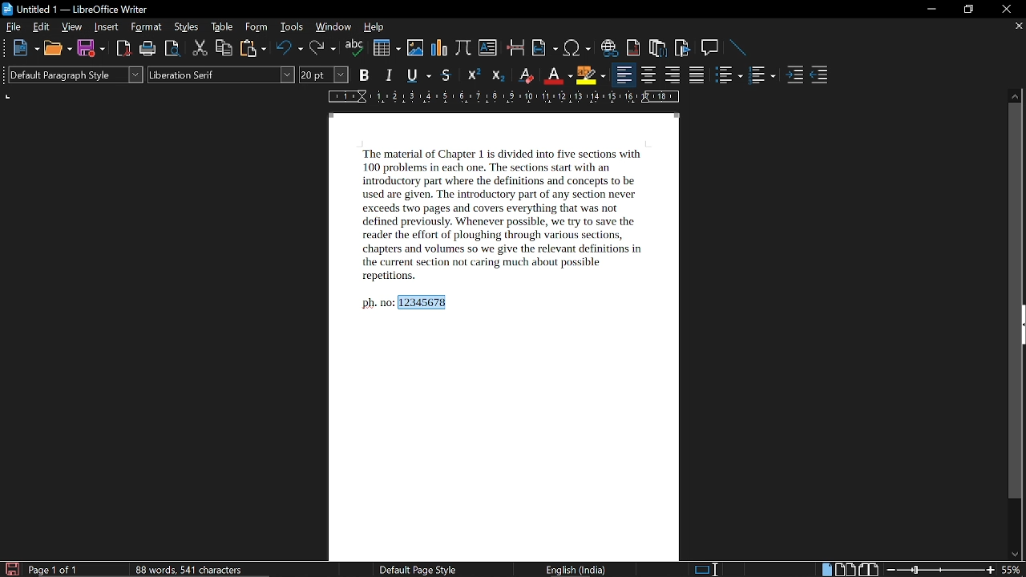  I want to click on align left, so click(623, 76).